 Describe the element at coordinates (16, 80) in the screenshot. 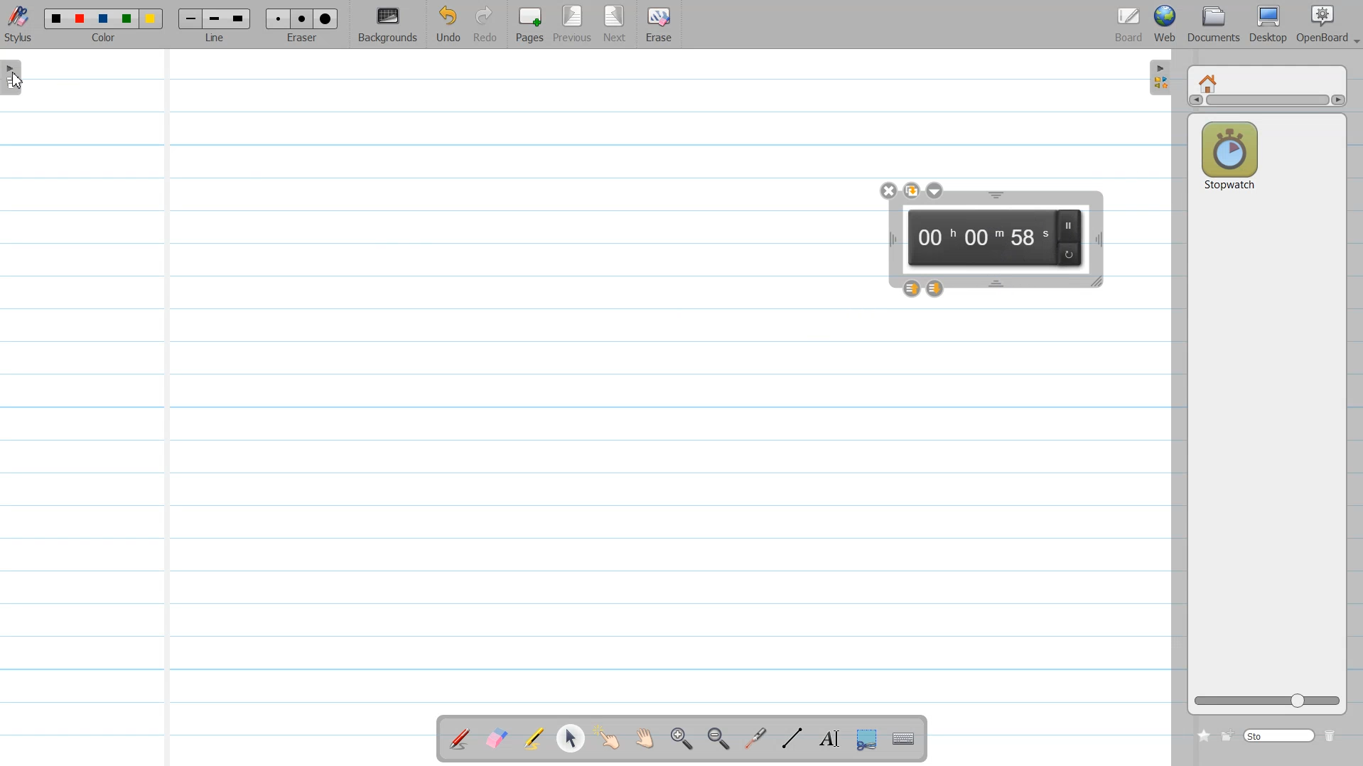

I see `Sidebar` at that location.